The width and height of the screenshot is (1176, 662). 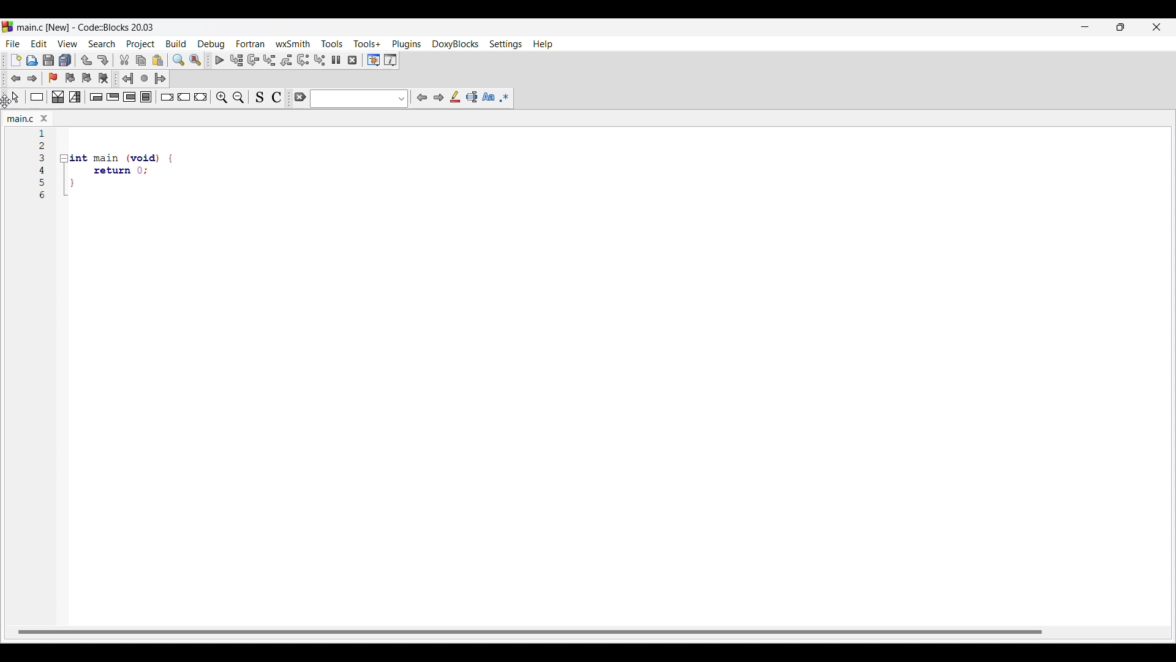 I want to click on Toggle source, so click(x=260, y=99).